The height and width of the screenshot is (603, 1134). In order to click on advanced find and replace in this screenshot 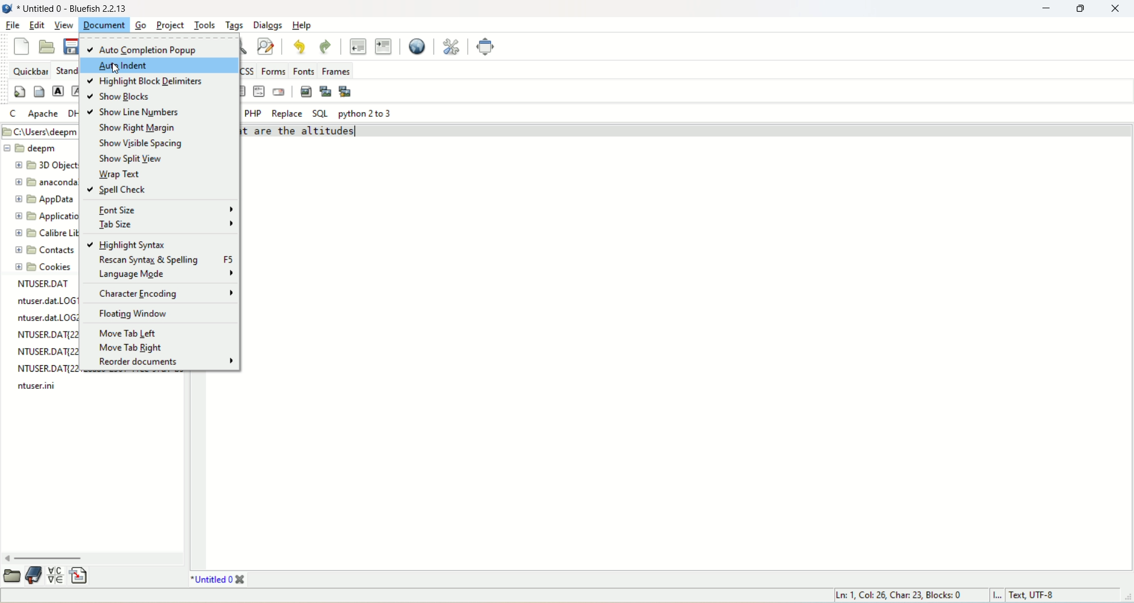, I will do `click(268, 46)`.